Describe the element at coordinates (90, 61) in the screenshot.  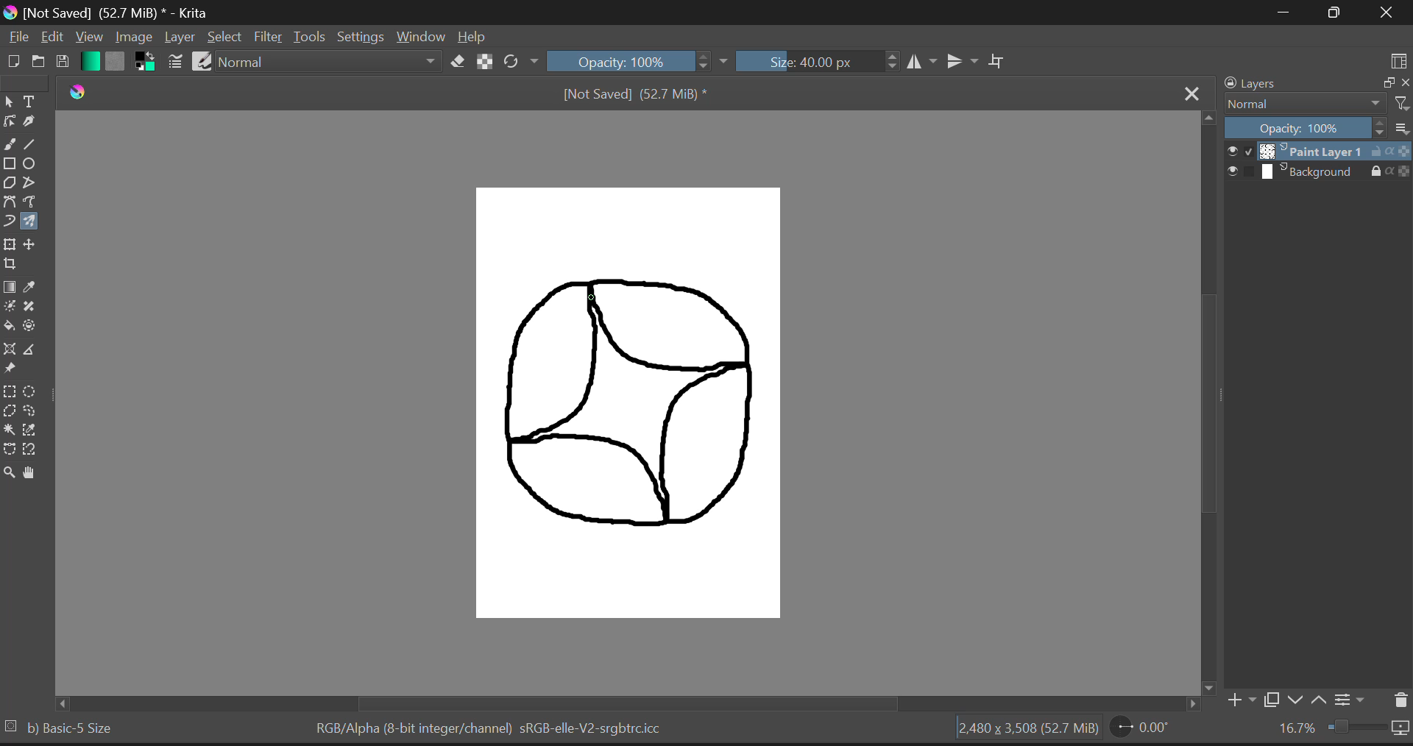
I see `Gradient` at that location.